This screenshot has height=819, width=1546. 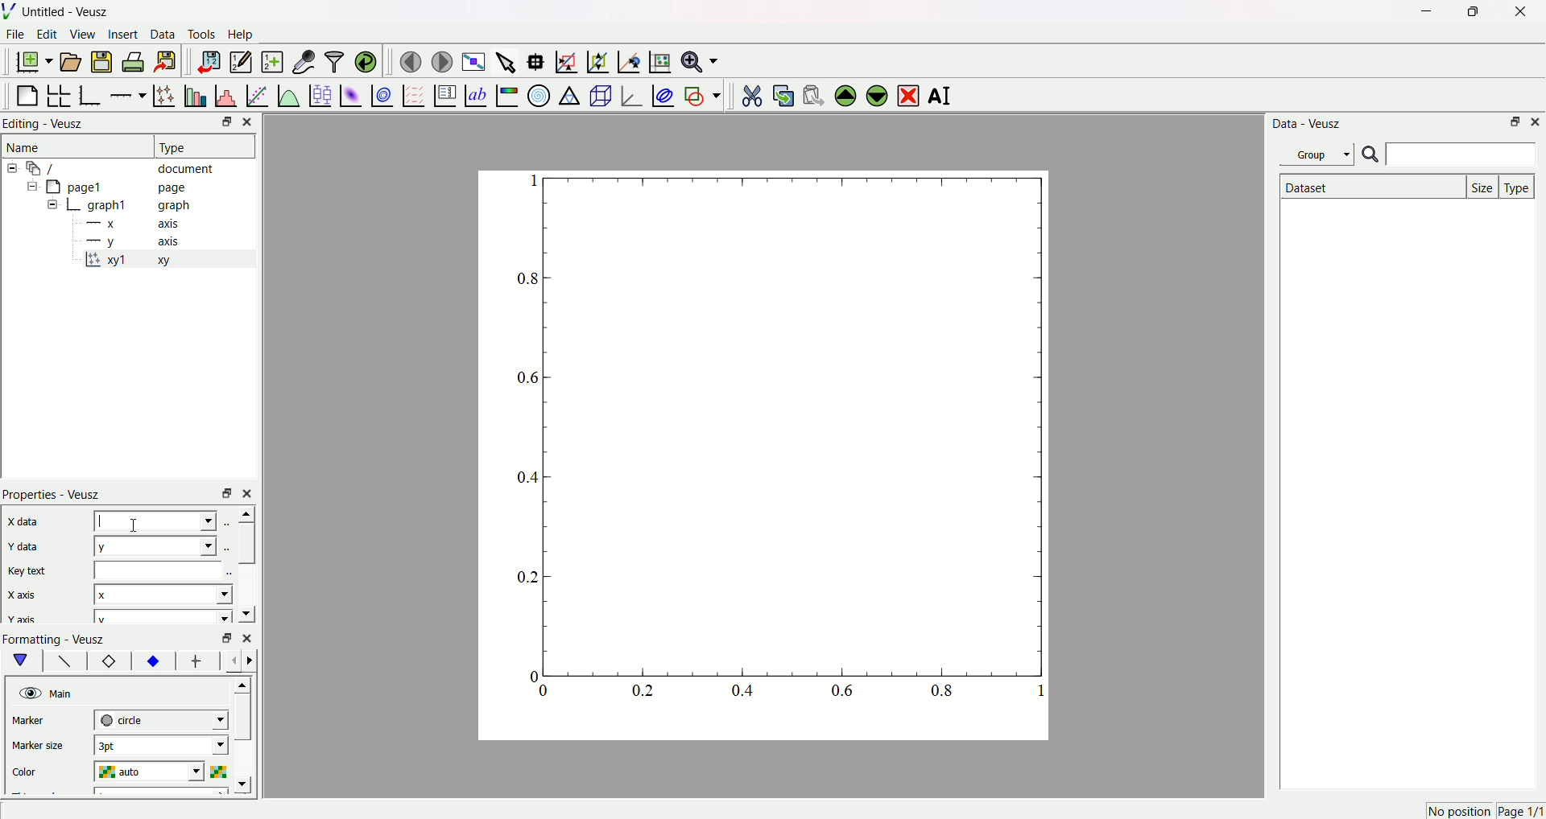 What do you see at coordinates (139, 522) in the screenshot?
I see `cursor` at bounding box center [139, 522].